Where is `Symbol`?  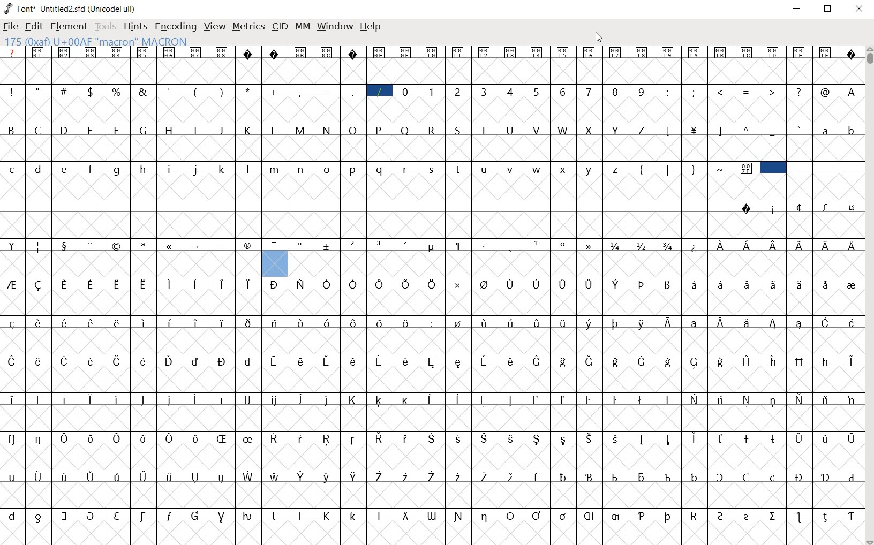
Symbol is located at coordinates (748, 54).